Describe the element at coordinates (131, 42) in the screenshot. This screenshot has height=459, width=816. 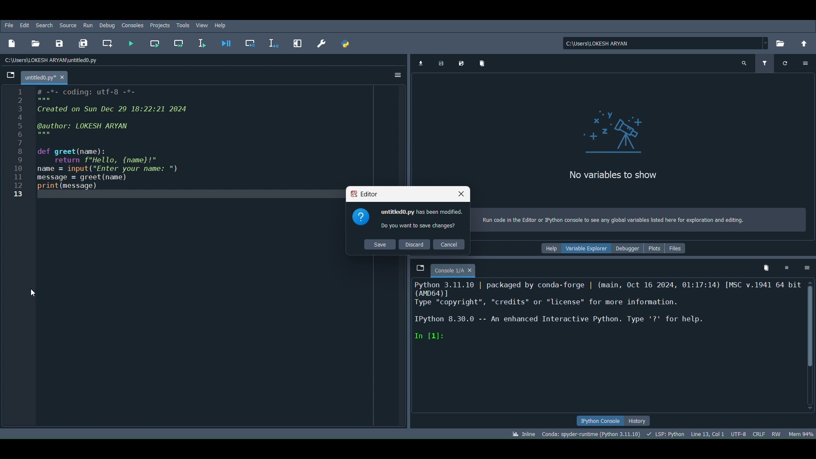
I see `Run file` at that location.